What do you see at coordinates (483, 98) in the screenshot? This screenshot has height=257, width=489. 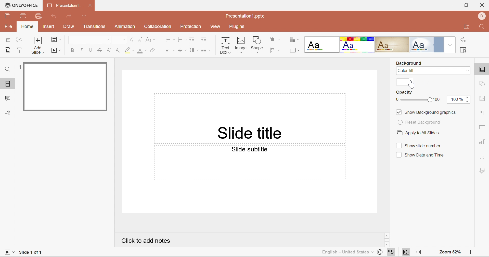 I see `image settings` at bounding box center [483, 98].